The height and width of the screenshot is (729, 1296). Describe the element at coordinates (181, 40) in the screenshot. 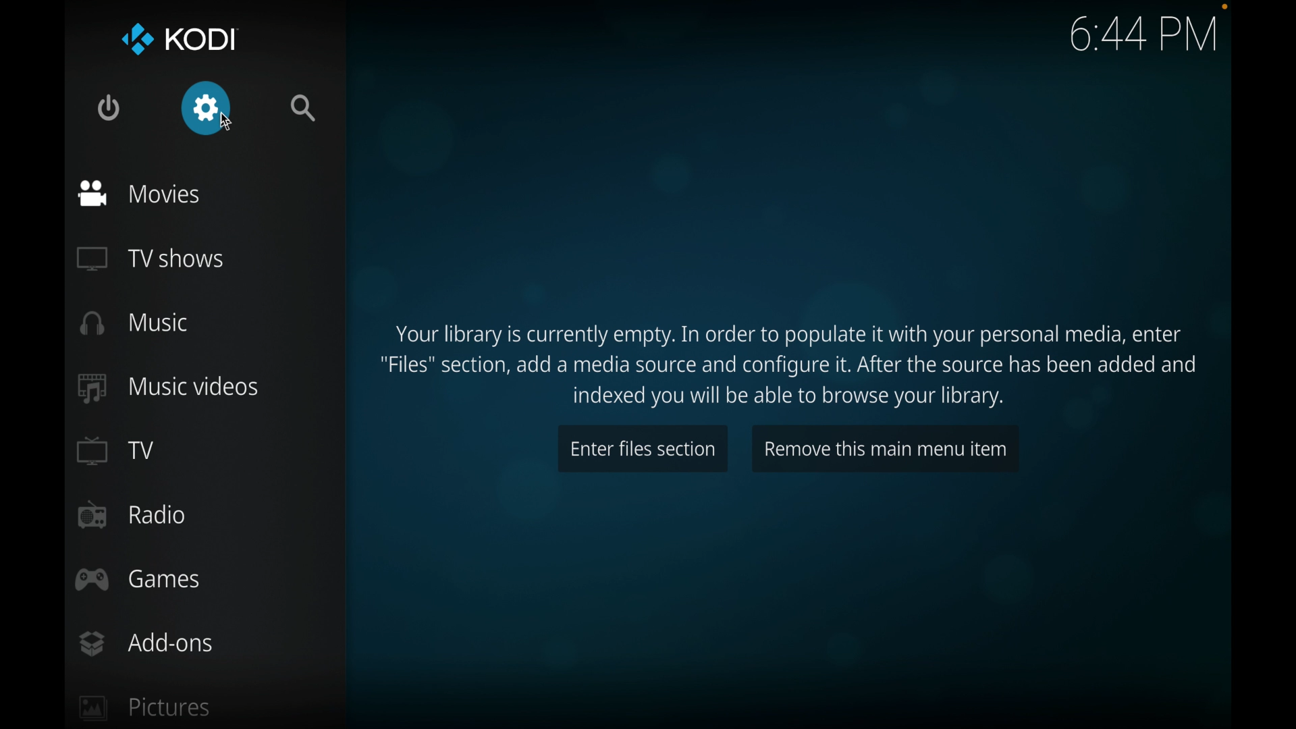

I see `kodi` at that location.